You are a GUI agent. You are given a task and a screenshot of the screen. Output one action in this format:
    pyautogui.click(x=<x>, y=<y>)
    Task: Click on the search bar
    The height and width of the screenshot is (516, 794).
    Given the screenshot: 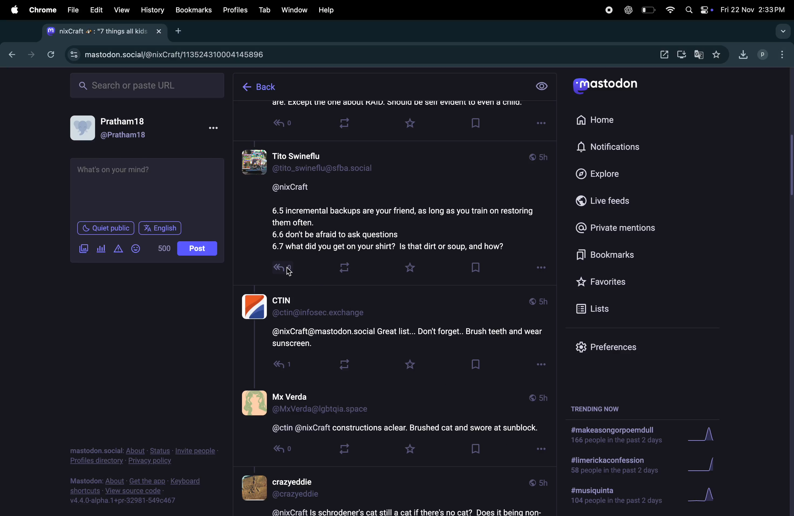 What is the action you would take?
    pyautogui.click(x=147, y=86)
    